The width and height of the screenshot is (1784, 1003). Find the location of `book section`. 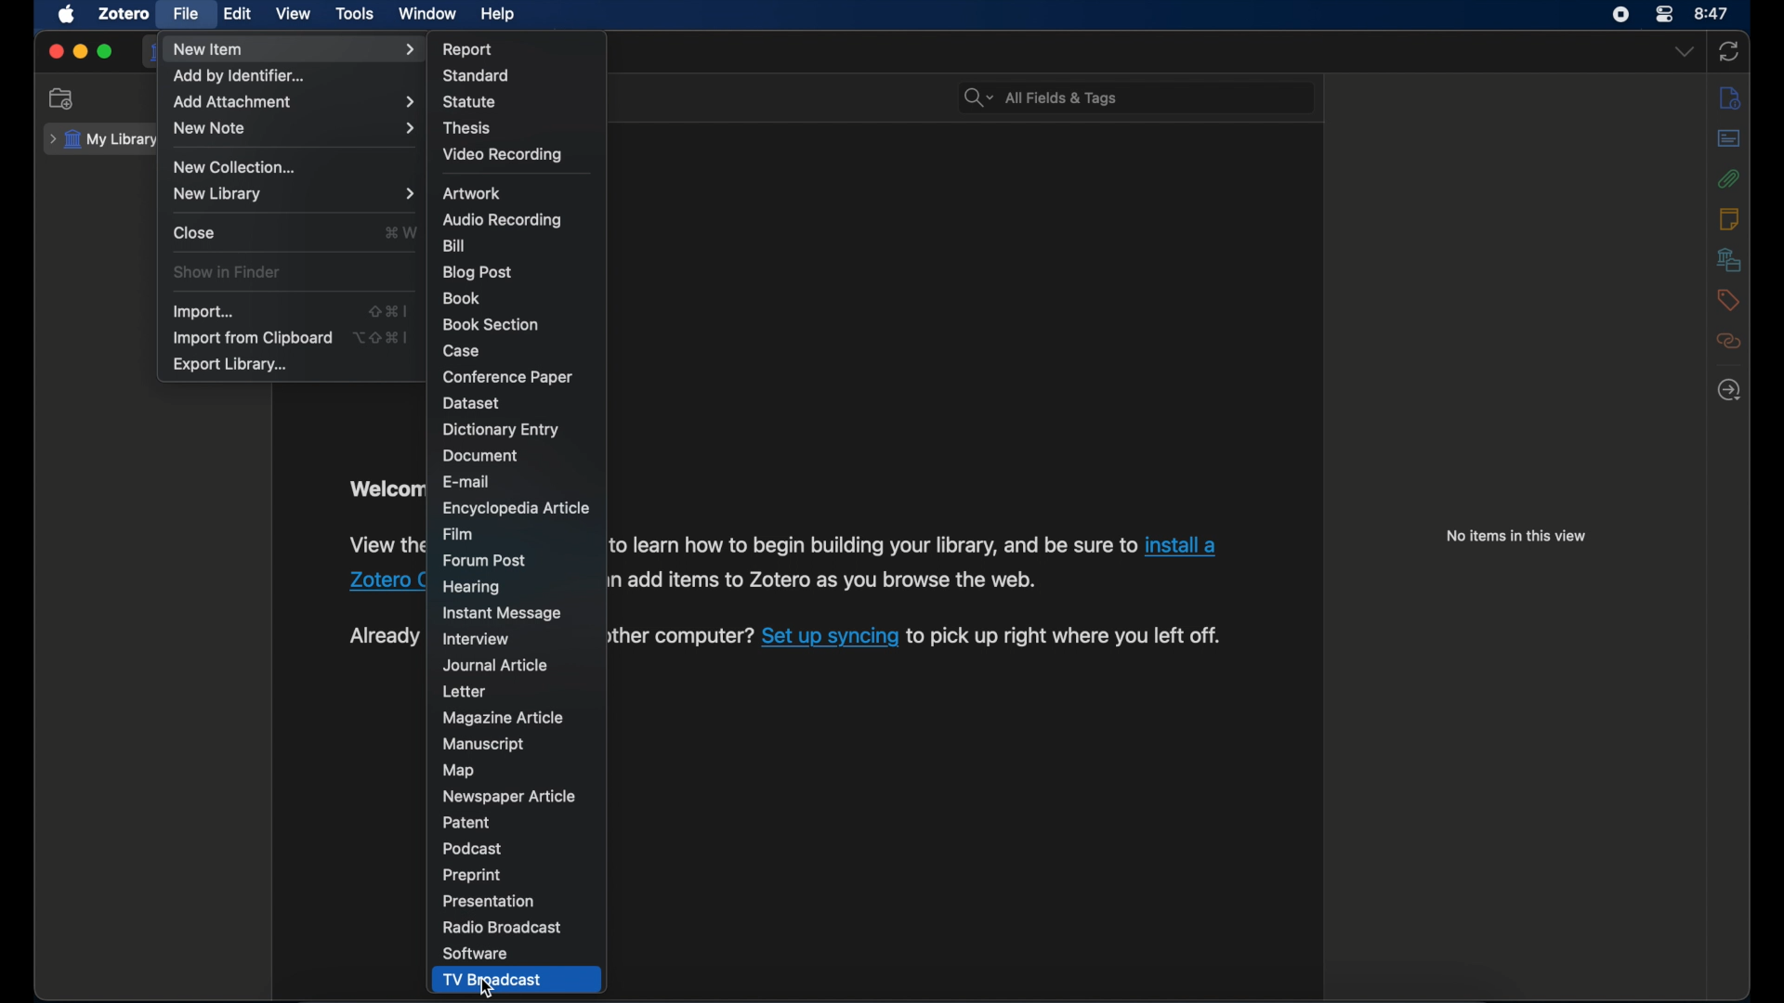

book section is located at coordinates (492, 325).